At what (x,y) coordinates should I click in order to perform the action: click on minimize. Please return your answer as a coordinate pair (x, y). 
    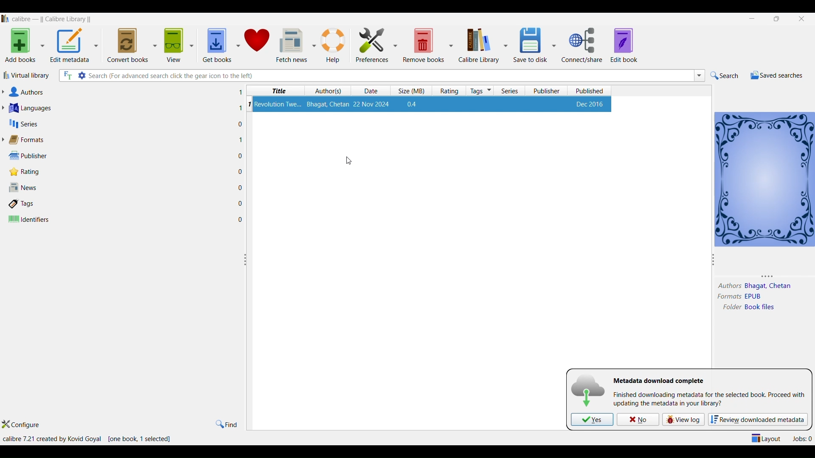
    Looking at the image, I should click on (750, 18).